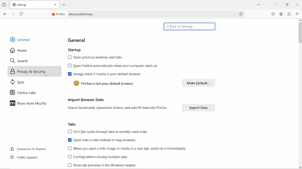 The image size is (302, 169). What do you see at coordinates (18, 83) in the screenshot?
I see `sync` at bounding box center [18, 83].